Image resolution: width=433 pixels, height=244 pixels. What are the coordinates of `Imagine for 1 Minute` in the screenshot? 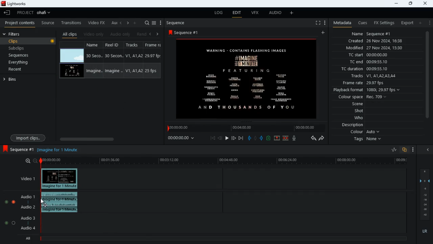 It's located at (59, 149).